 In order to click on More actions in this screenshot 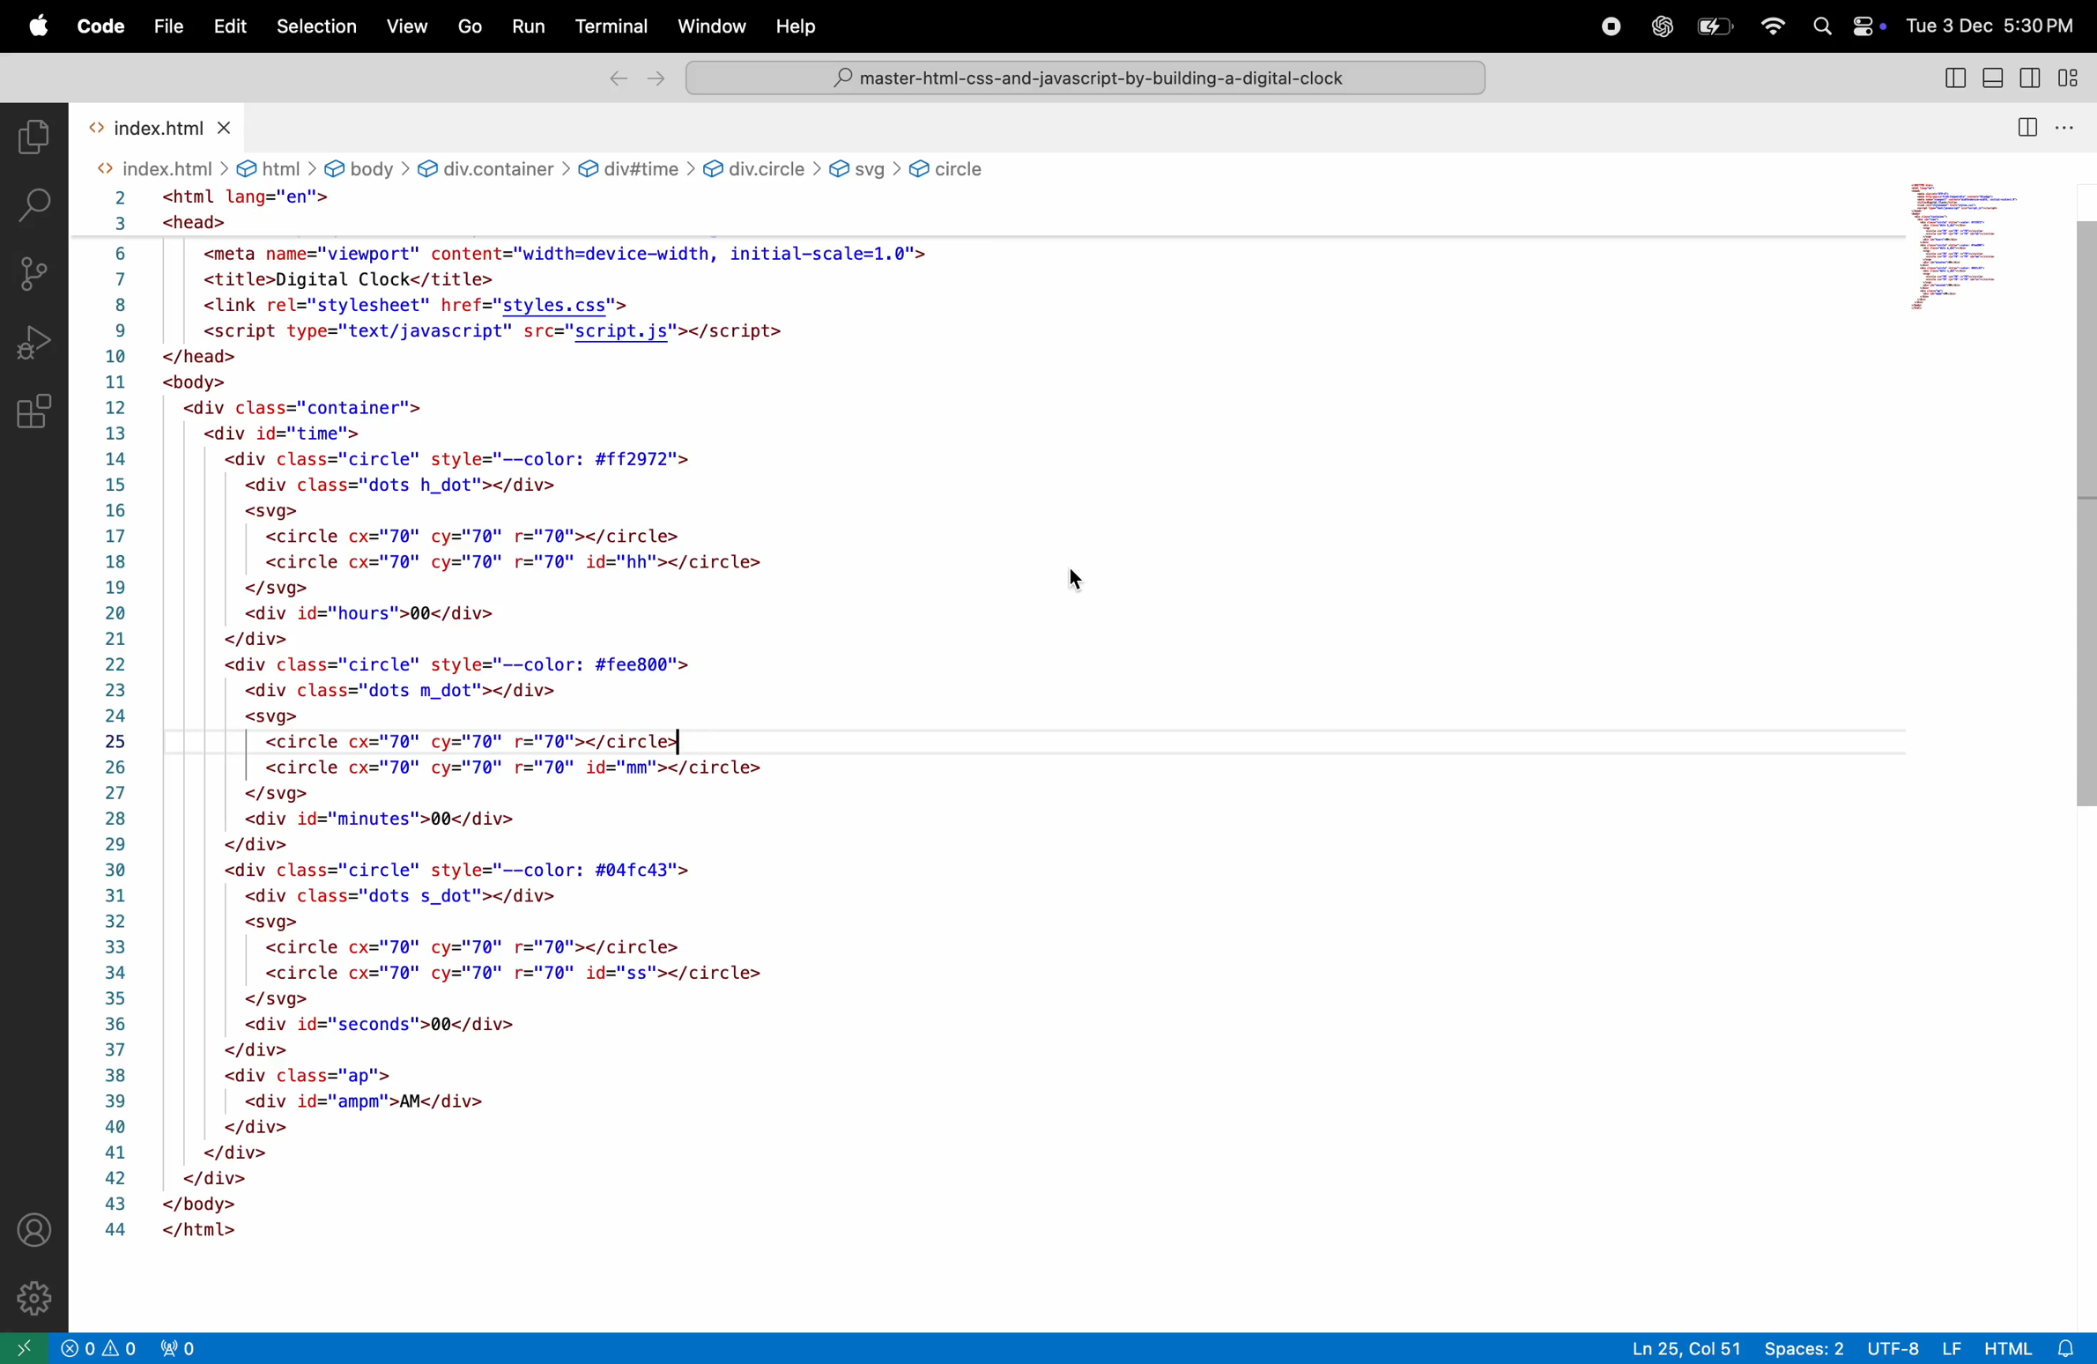, I will do `click(2075, 127)`.